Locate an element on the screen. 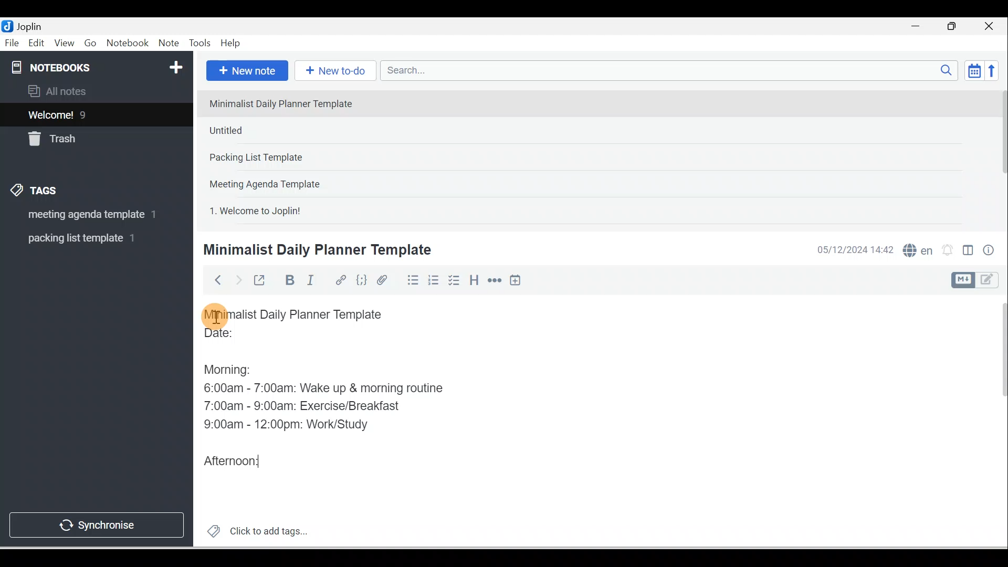 Image resolution: width=1008 pixels, height=567 pixels. Insert time is located at coordinates (515, 281).